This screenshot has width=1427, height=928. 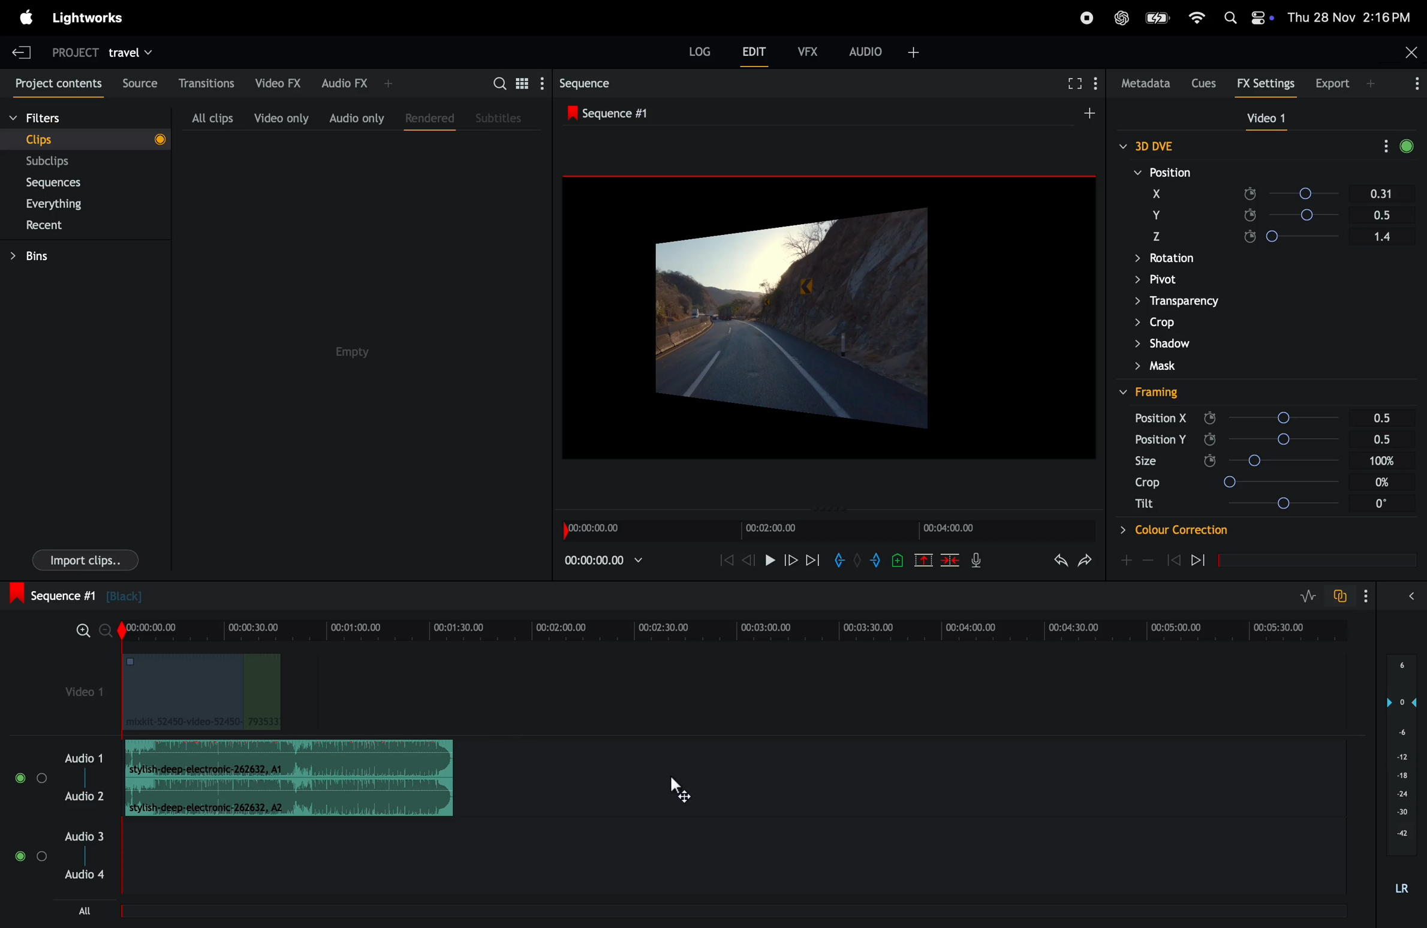 I want to click on fx settings, so click(x=1269, y=83).